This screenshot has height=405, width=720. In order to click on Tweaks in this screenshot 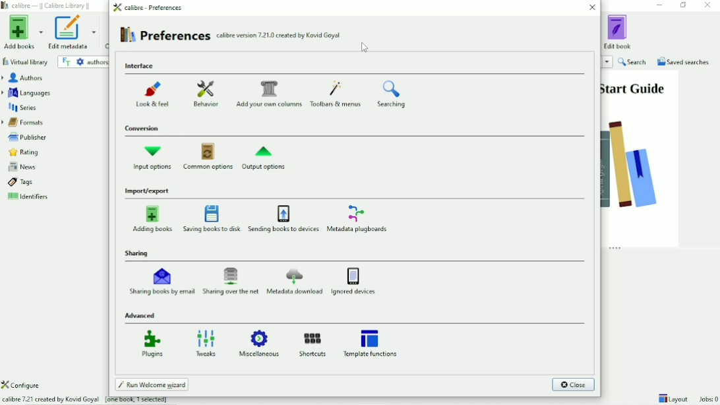, I will do `click(206, 342)`.